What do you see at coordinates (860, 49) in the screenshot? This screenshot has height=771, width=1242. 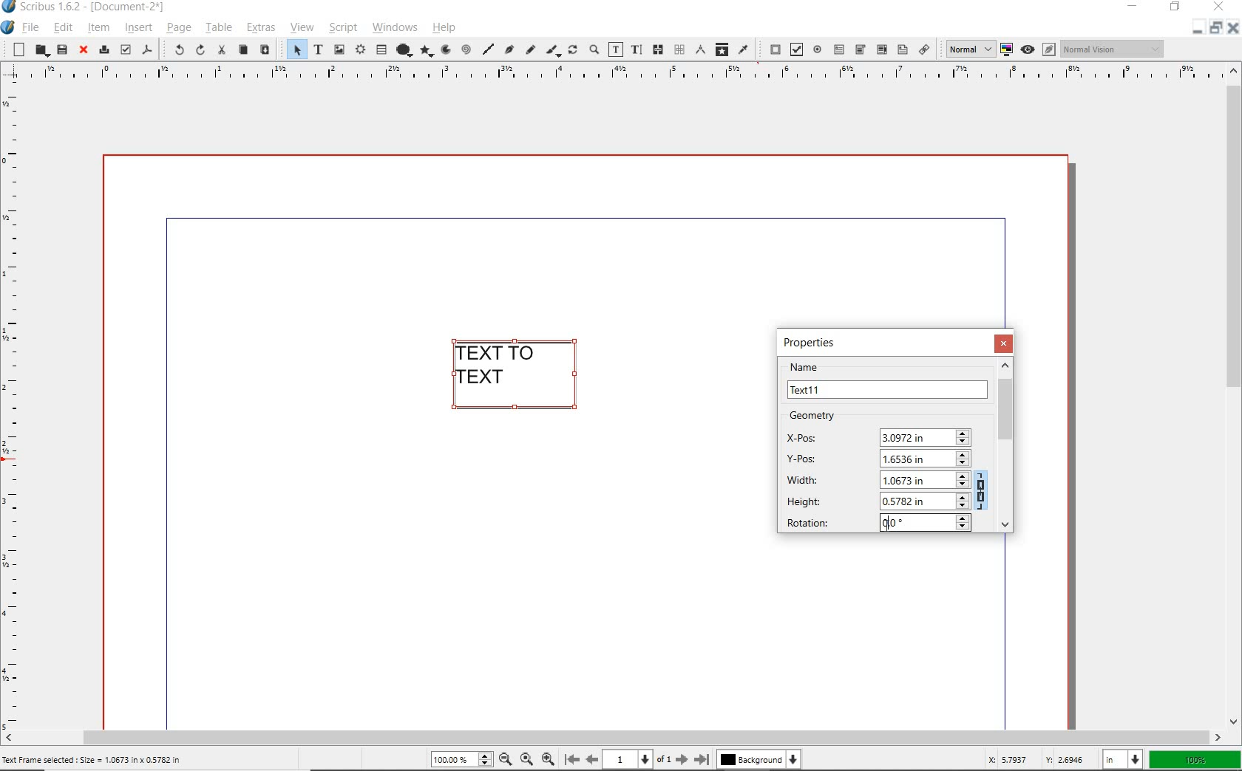 I see `pdf combo box` at bounding box center [860, 49].